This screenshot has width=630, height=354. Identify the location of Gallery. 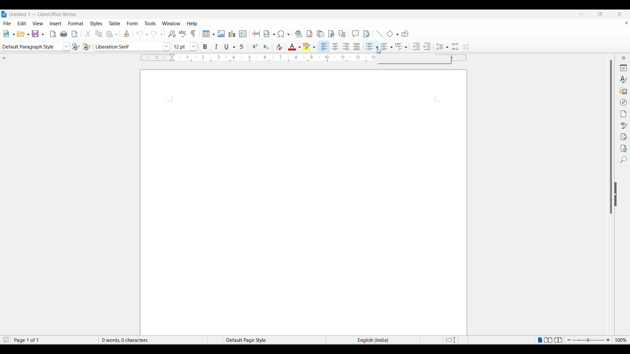
(624, 91).